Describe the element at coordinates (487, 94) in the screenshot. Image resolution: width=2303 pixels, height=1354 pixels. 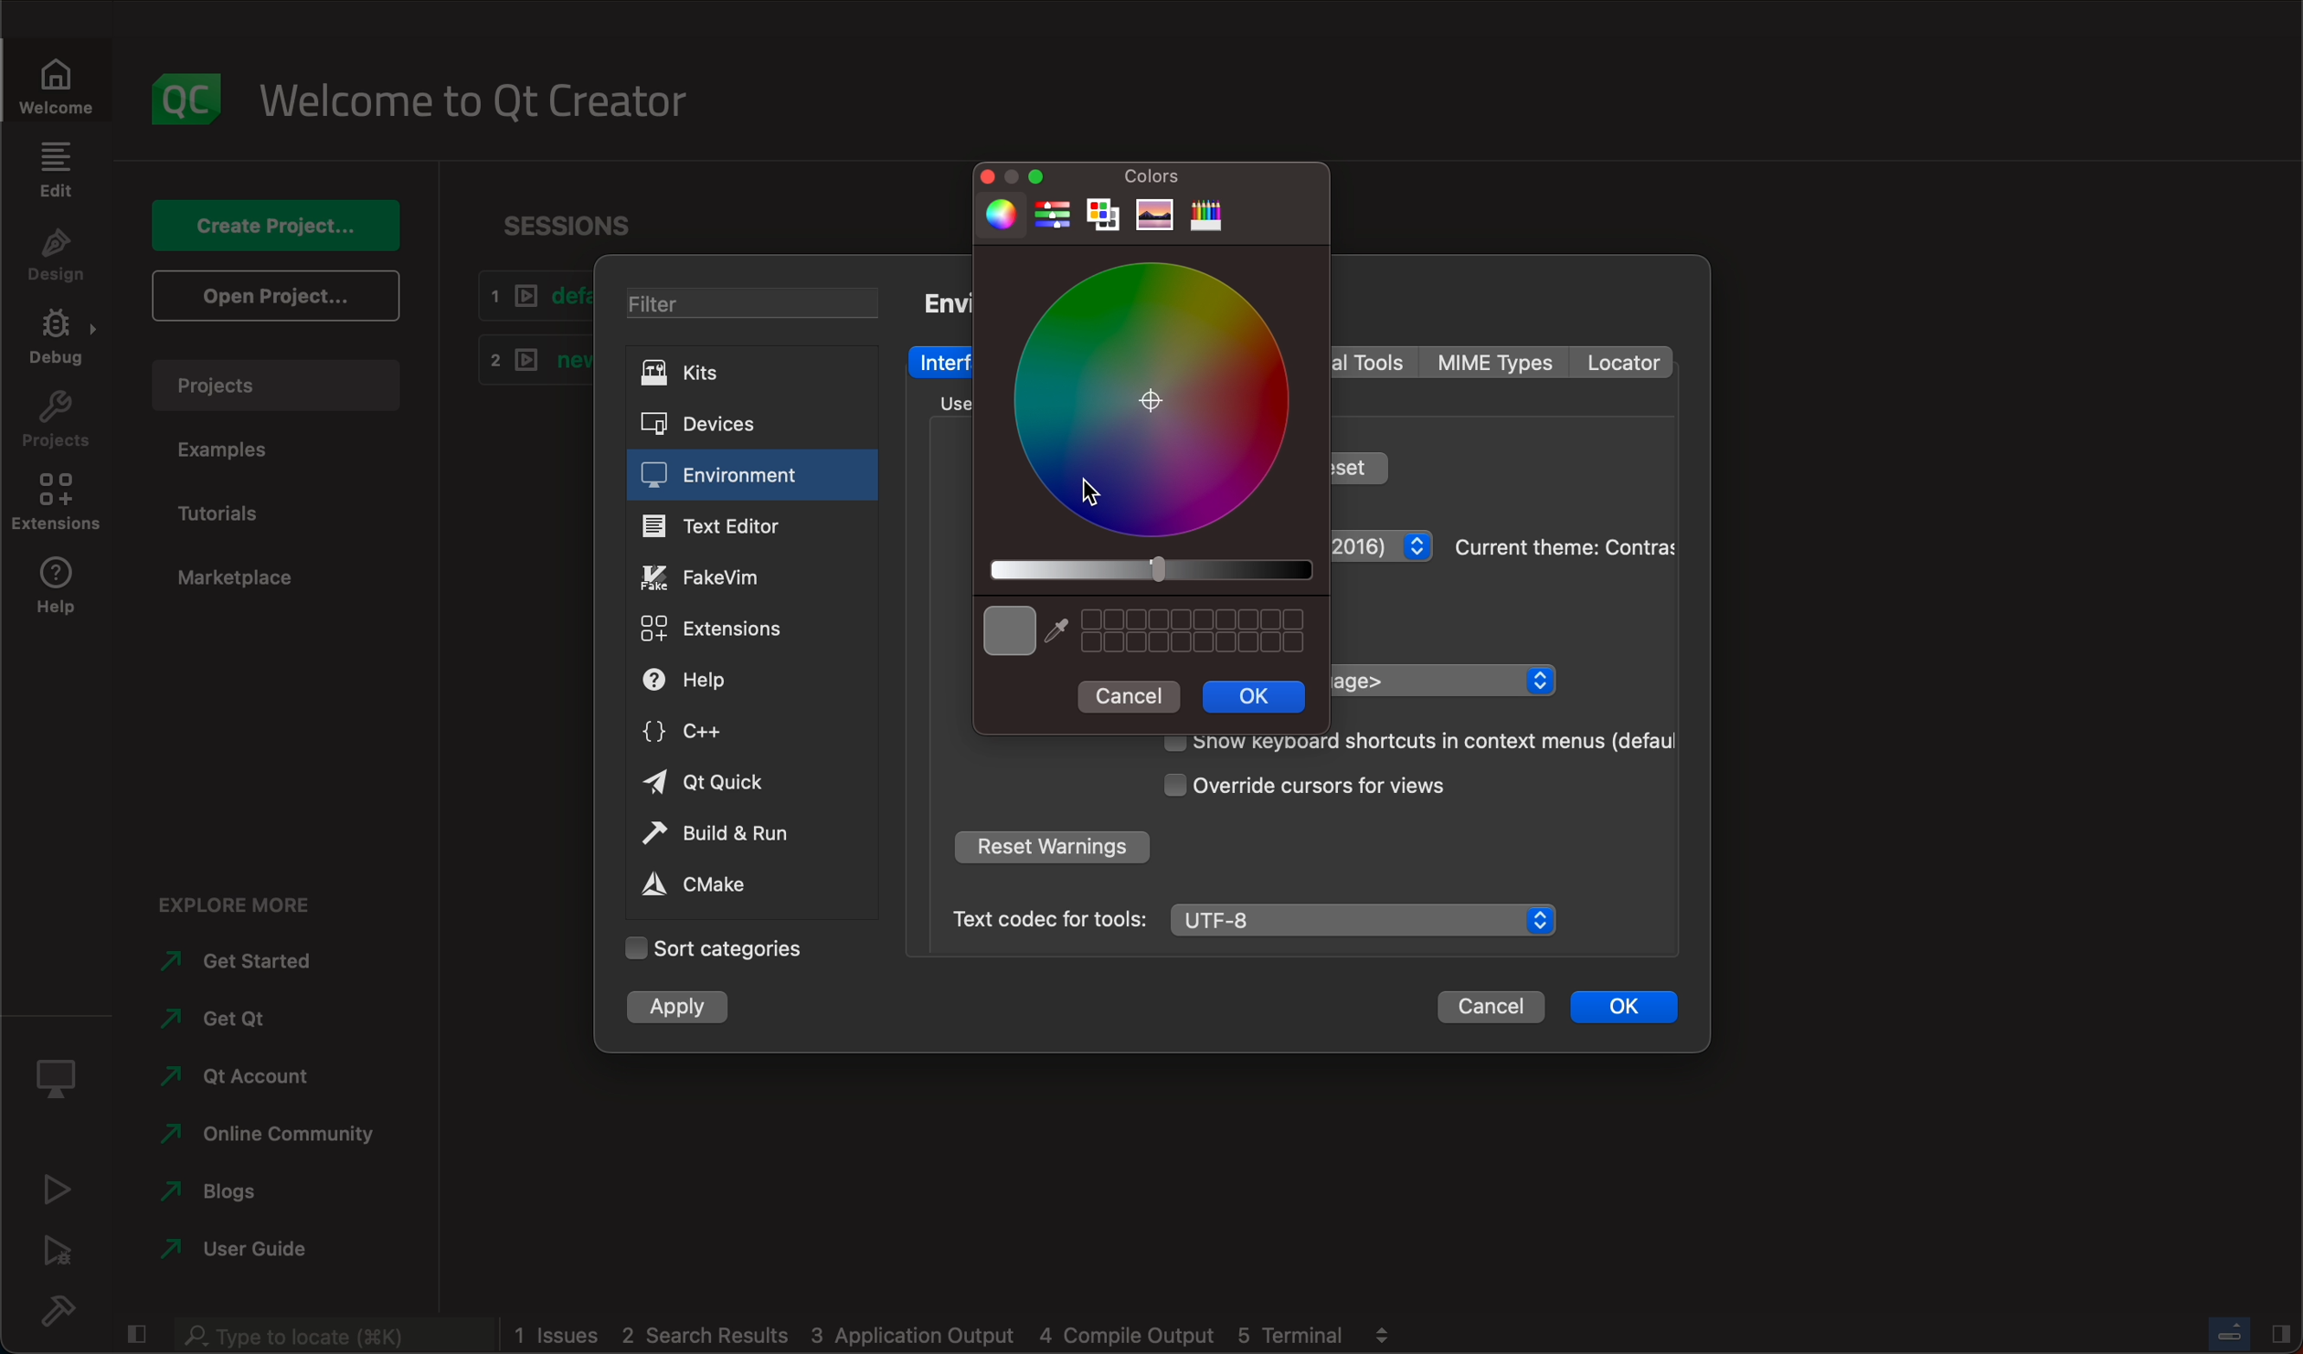
I see `welcomE` at that location.